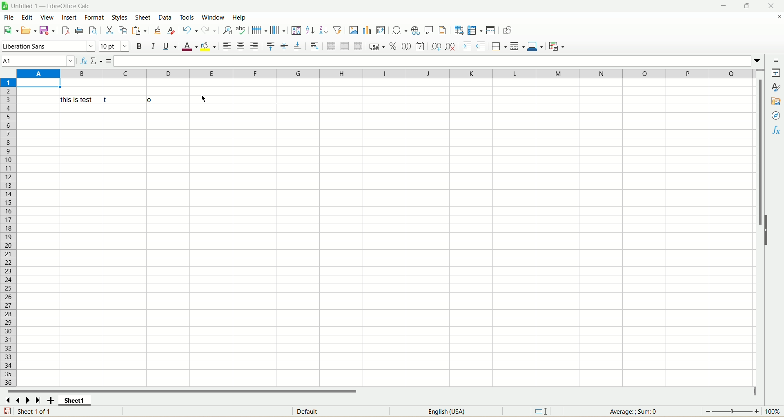  Describe the element at coordinates (241, 30) in the screenshot. I see `spelling` at that location.